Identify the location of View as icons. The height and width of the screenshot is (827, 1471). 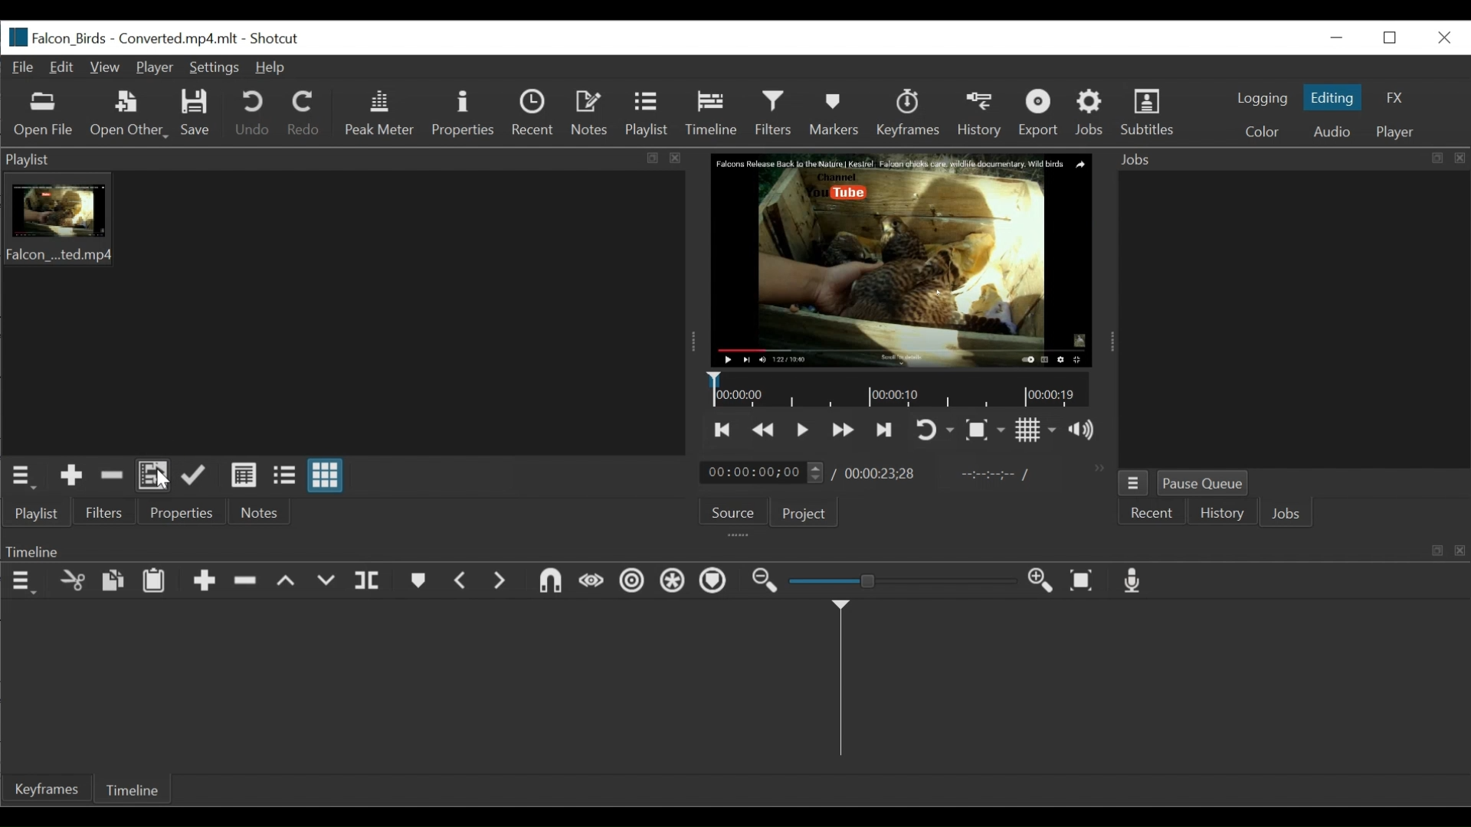
(328, 476).